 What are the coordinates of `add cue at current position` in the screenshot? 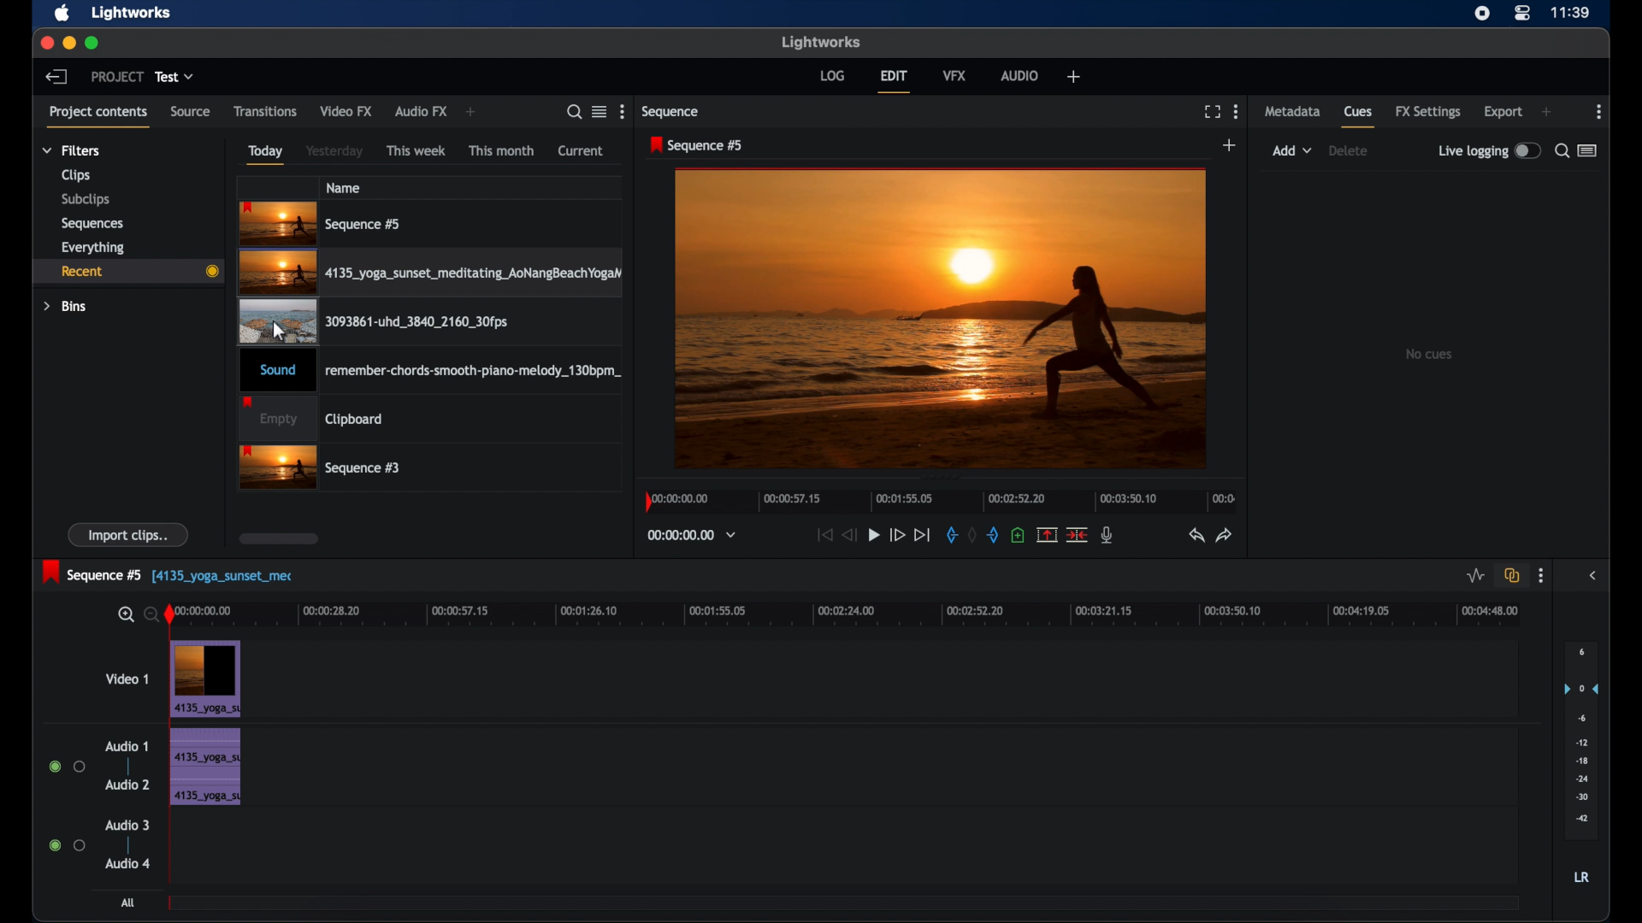 It's located at (1018, 534).